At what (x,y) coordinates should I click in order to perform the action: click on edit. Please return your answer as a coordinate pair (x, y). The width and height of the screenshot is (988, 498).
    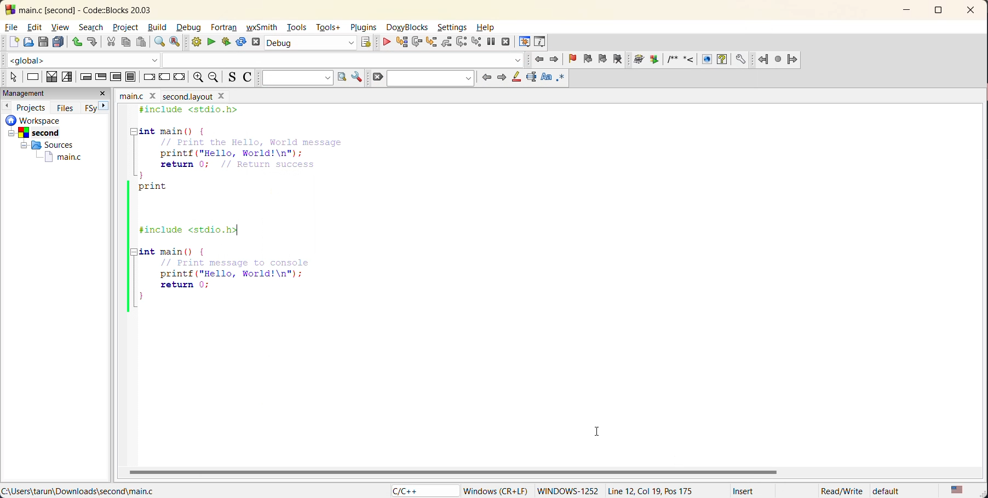
    Looking at the image, I should click on (35, 28).